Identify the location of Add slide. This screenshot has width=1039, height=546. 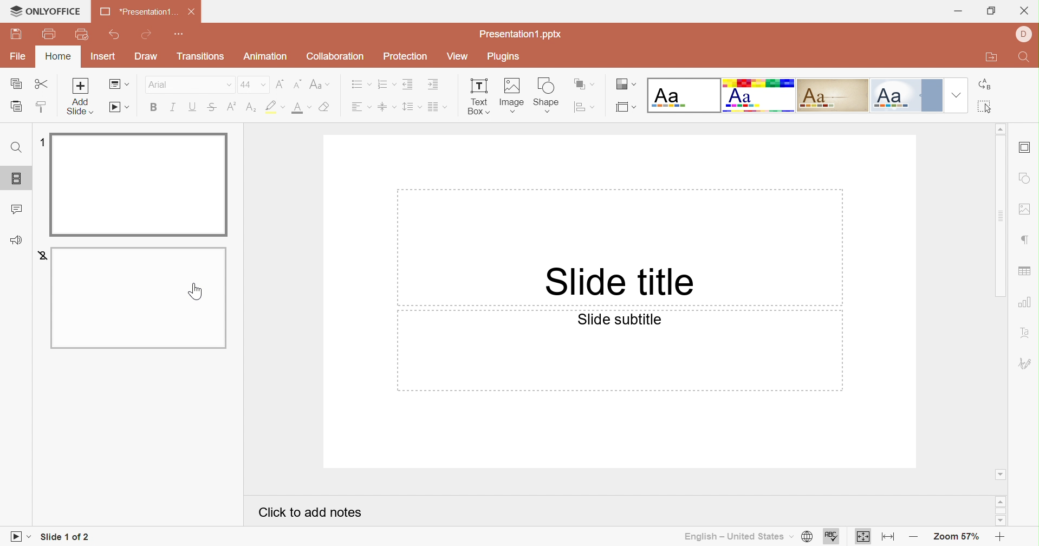
(80, 85).